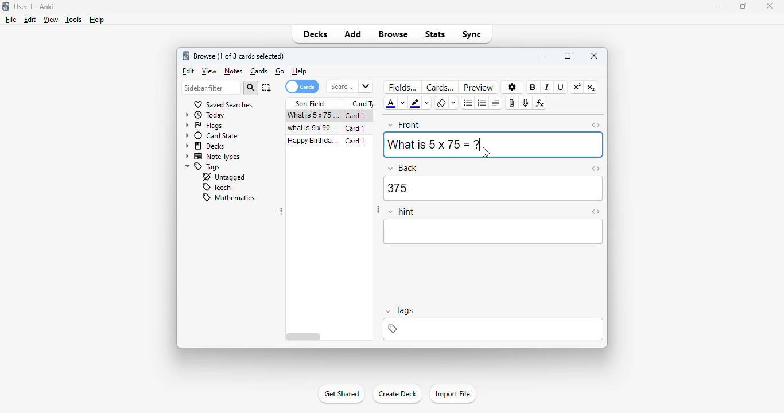  Describe the element at coordinates (442, 103) in the screenshot. I see `remove formatting` at that location.